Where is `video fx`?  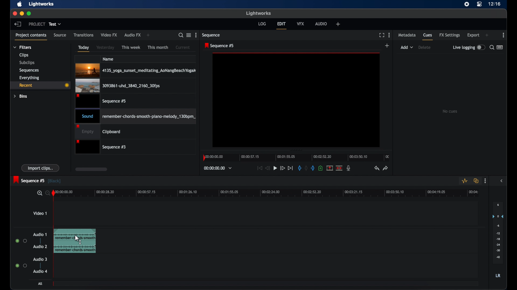
video fx is located at coordinates (109, 35).